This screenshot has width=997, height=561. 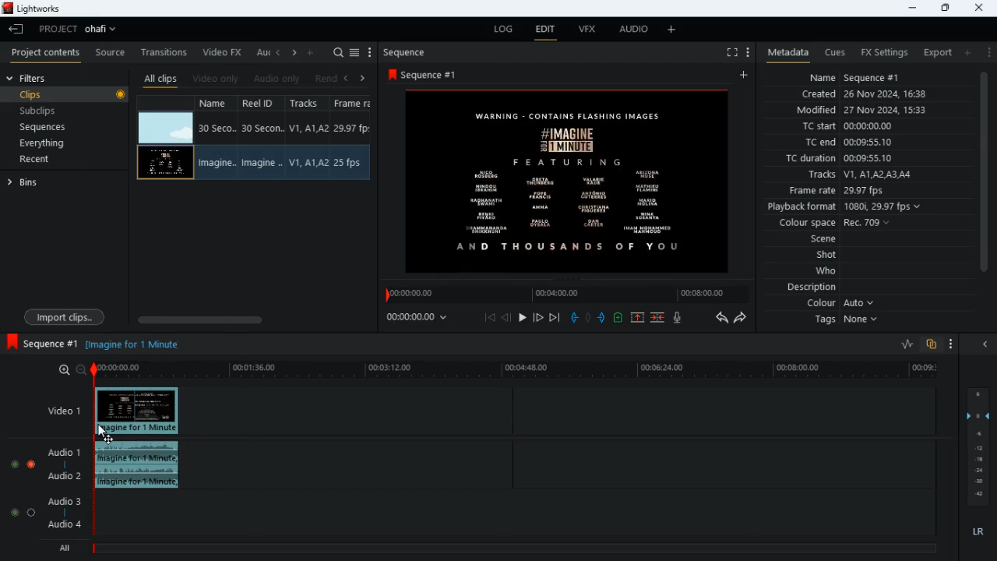 What do you see at coordinates (139, 345) in the screenshot?
I see `Imagine for 1 Minute` at bounding box center [139, 345].